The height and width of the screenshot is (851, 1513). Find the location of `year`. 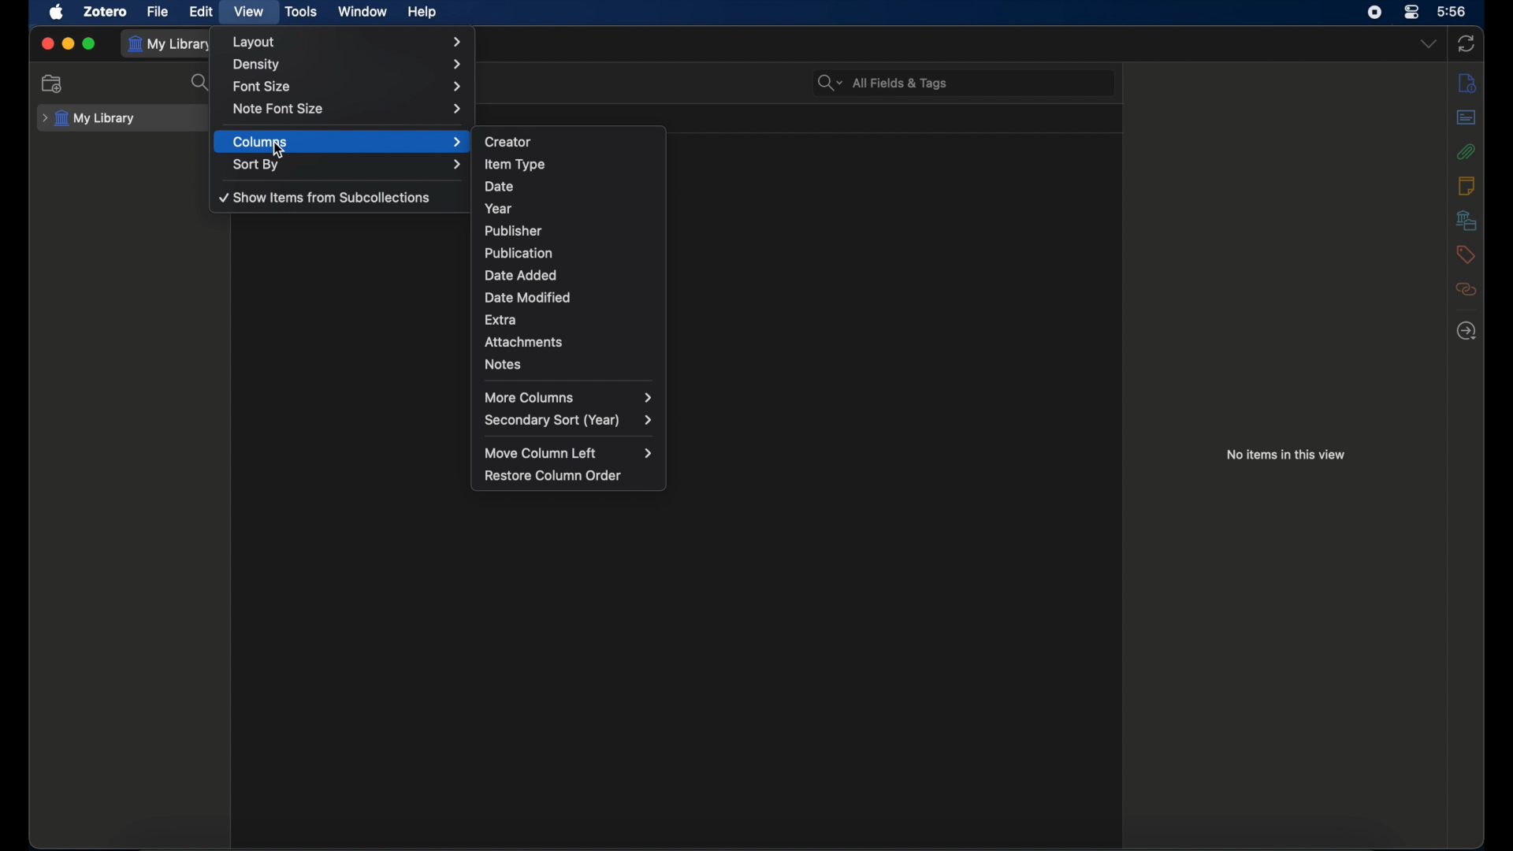

year is located at coordinates (574, 206).